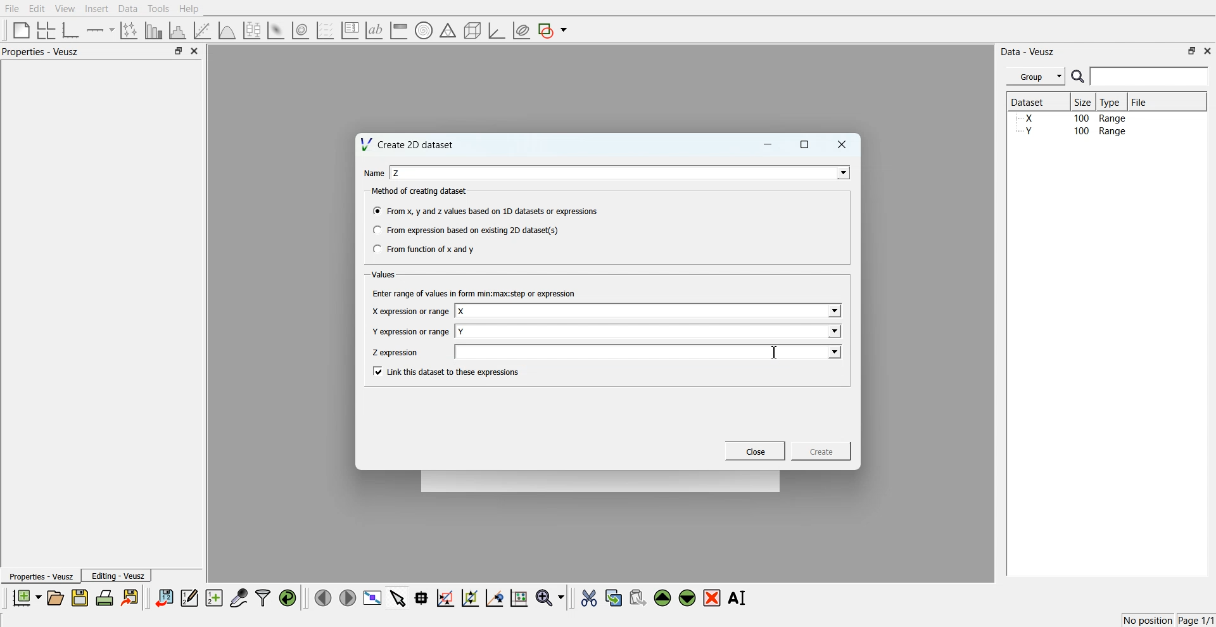 The height and width of the screenshot is (627, 1216). Describe the element at coordinates (614, 597) in the screenshot. I see `Copy the selected widget` at that location.